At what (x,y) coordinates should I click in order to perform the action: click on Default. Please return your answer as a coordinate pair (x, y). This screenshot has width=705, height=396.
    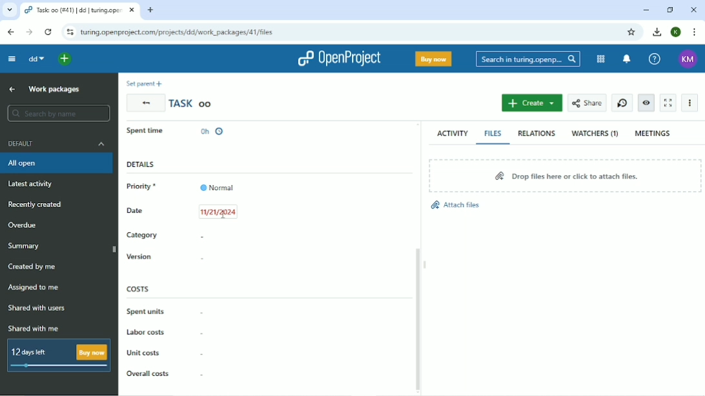
    Looking at the image, I should click on (56, 144).